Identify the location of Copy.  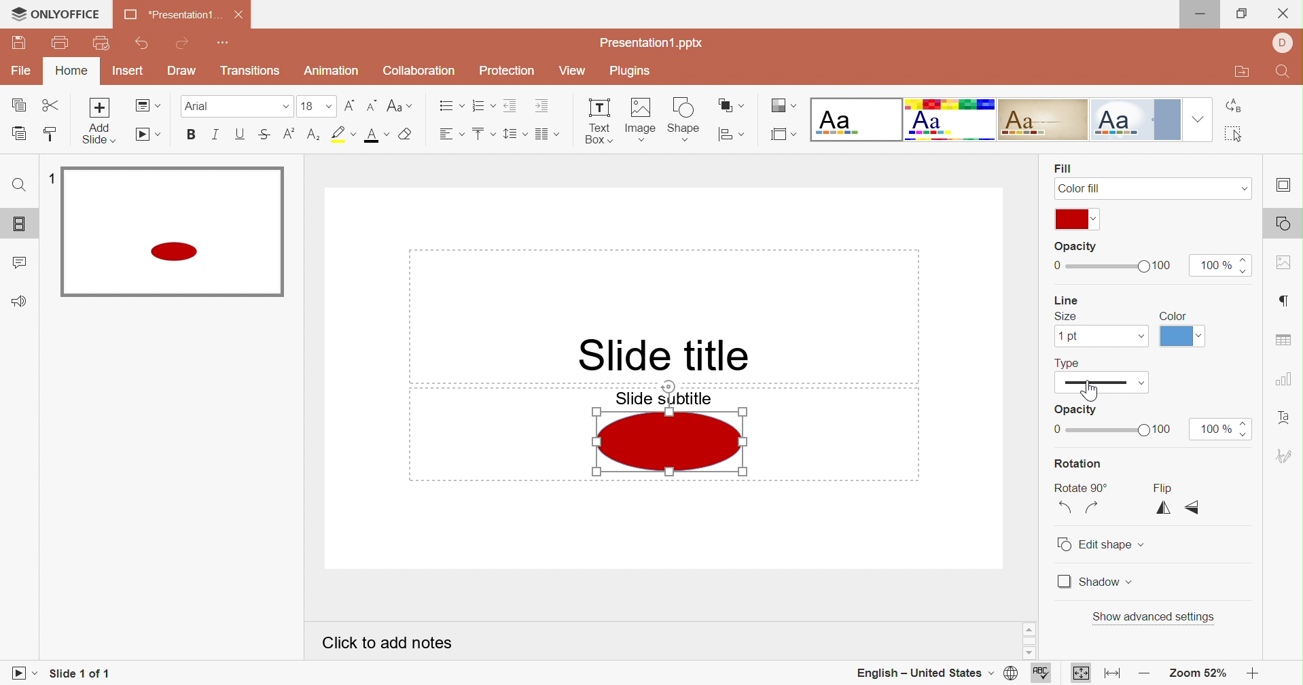
(20, 106).